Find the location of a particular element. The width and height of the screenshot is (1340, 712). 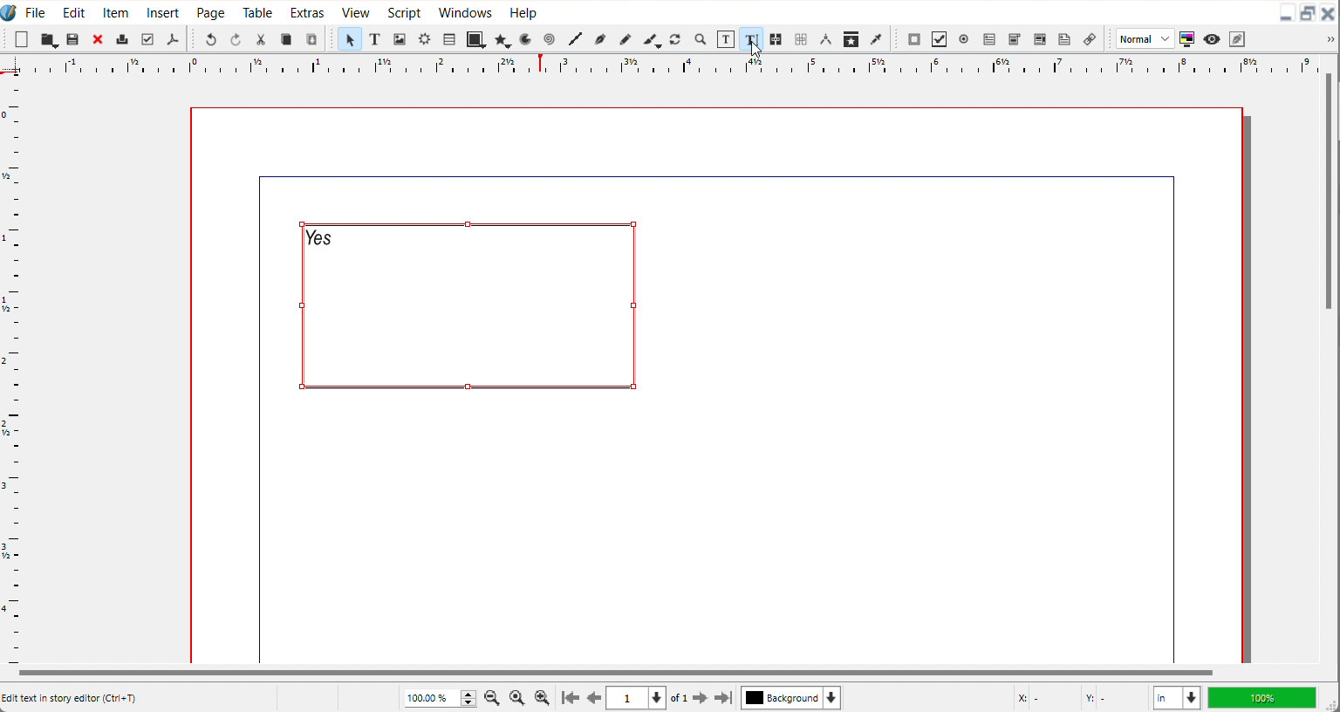

Freehand line is located at coordinates (624, 38).